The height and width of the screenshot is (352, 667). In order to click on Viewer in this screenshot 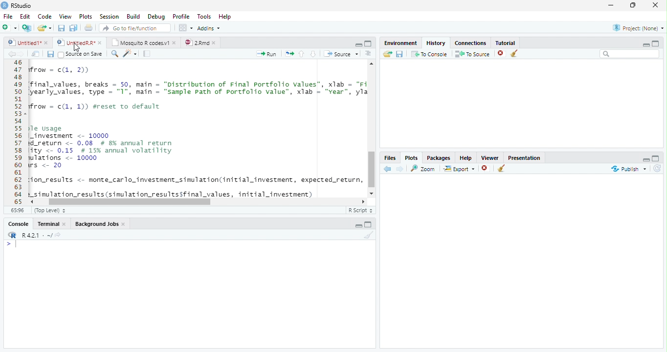, I will do `click(490, 156)`.